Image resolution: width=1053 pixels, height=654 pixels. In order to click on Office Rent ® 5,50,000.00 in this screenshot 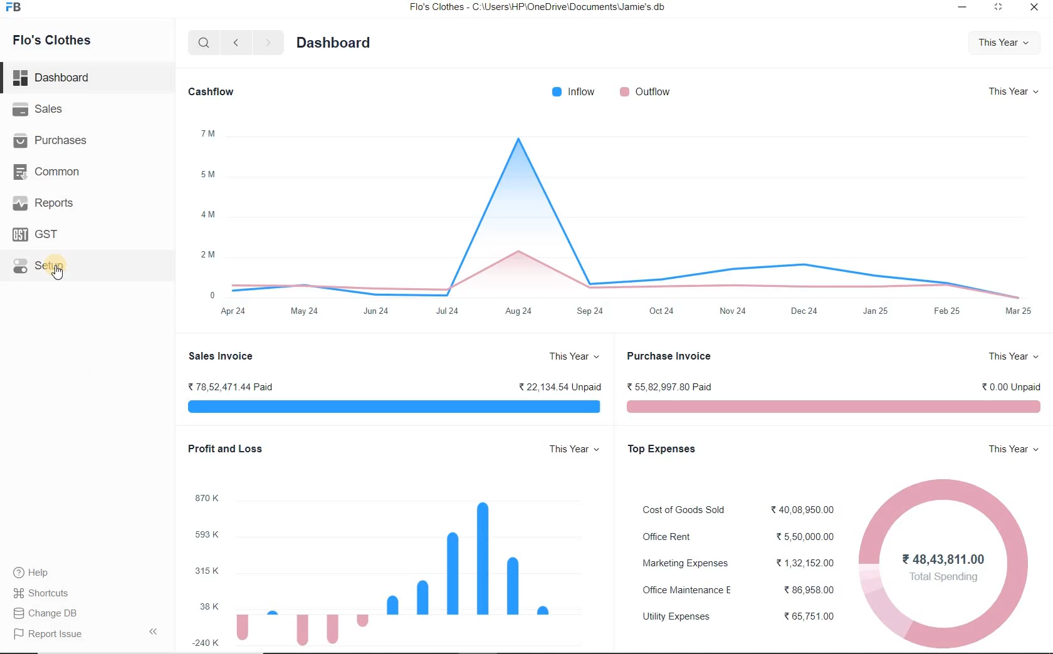, I will do `click(738, 537)`.